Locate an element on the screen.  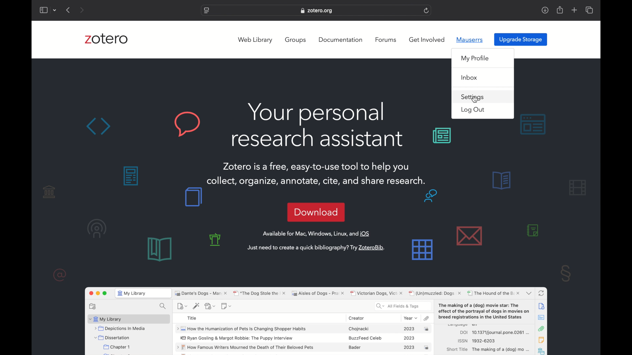
downloads is located at coordinates (545, 10).